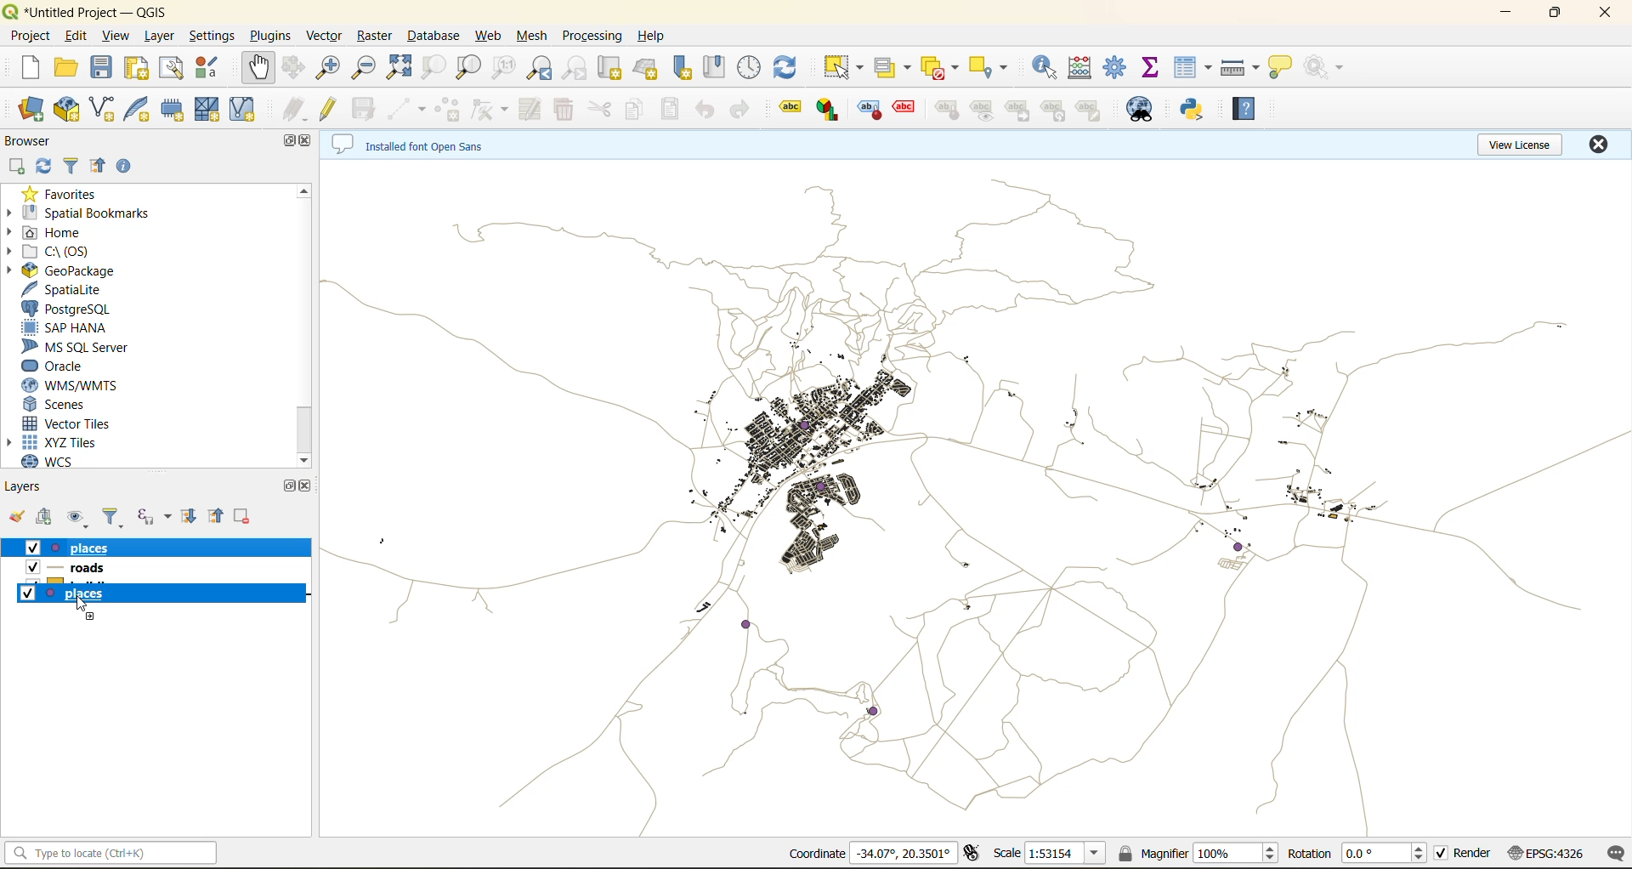  What do you see at coordinates (82, 548) in the screenshot?
I see `place` at bounding box center [82, 548].